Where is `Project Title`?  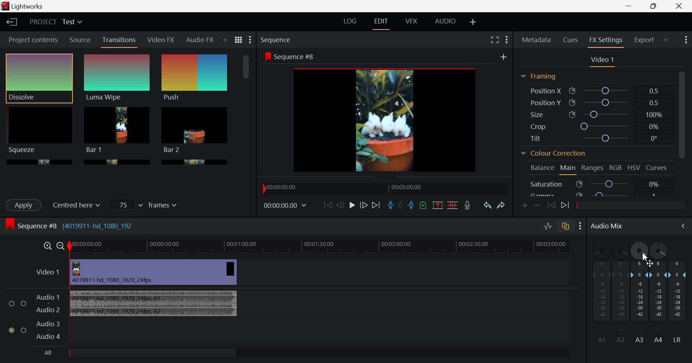
Project Title is located at coordinates (57, 22).